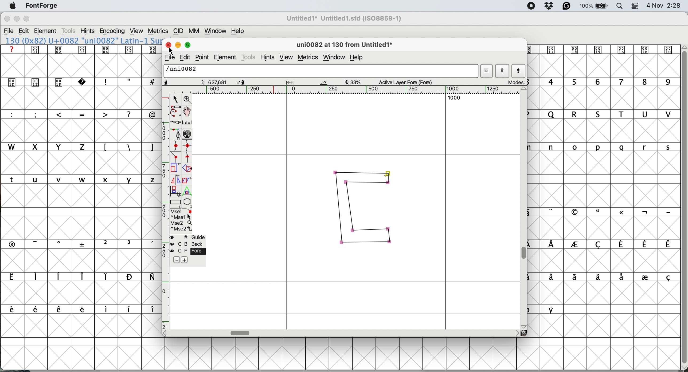 Image resolution: width=688 pixels, height=372 pixels. I want to click on symbols, so click(129, 147).